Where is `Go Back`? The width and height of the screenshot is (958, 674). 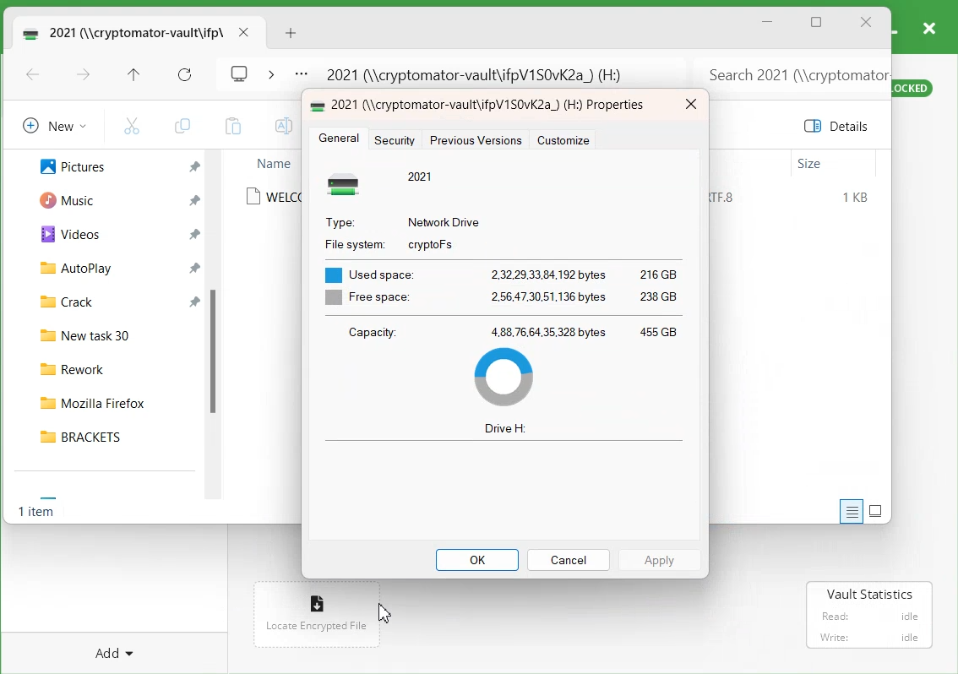 Go Back is located at coordinates (33, 76).